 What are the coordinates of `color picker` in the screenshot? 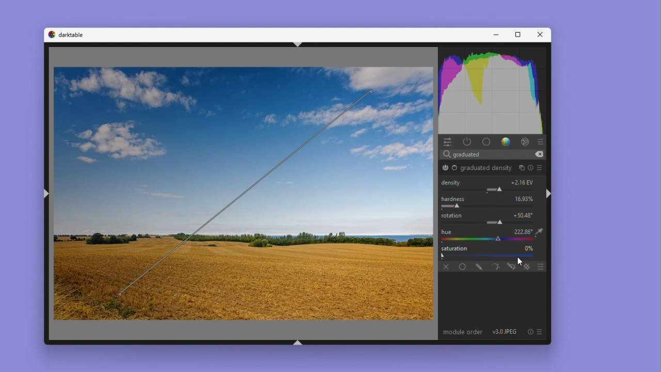 It's located at (484, 240).